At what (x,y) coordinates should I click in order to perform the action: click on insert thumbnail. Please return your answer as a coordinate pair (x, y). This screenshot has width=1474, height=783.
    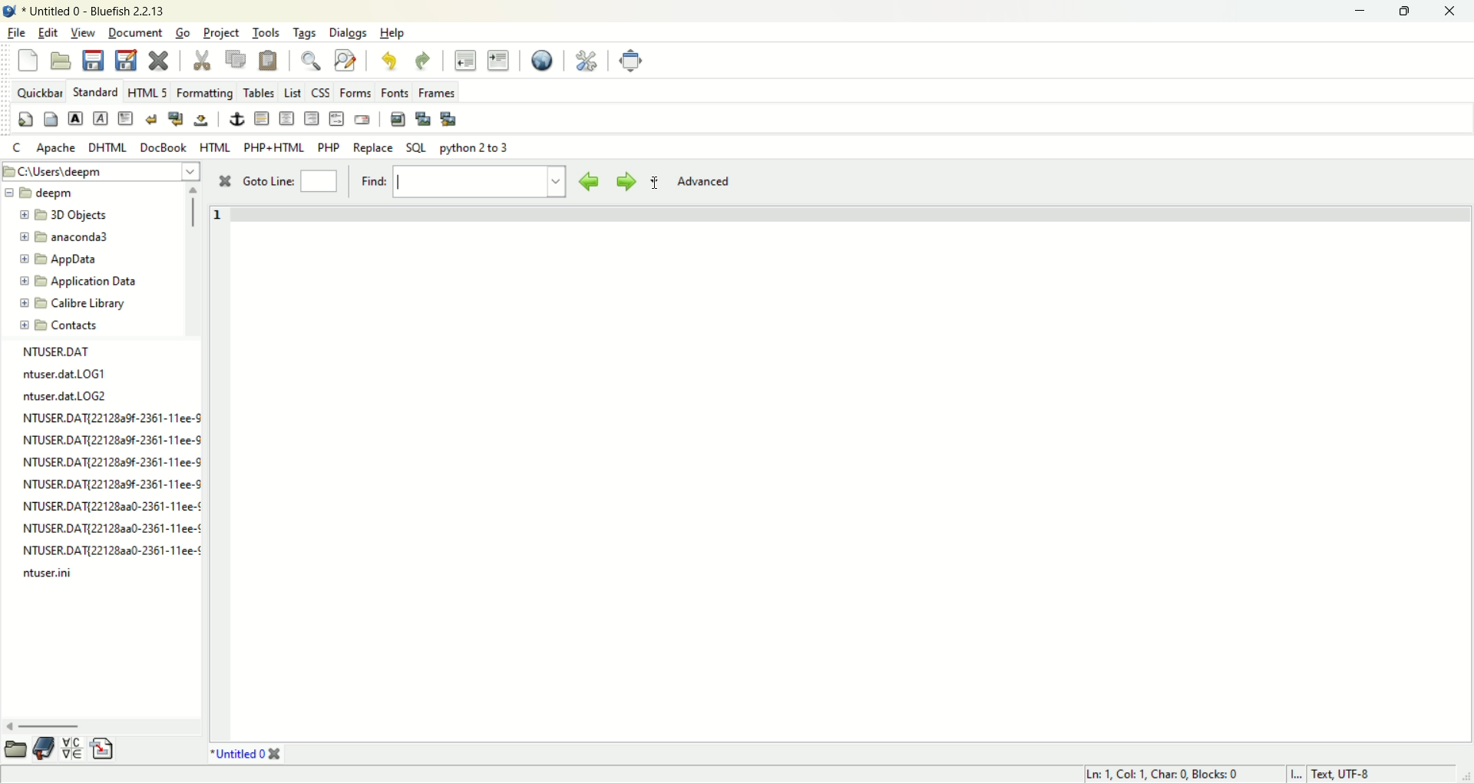
    Looking at the image, I should click on (421, 117).